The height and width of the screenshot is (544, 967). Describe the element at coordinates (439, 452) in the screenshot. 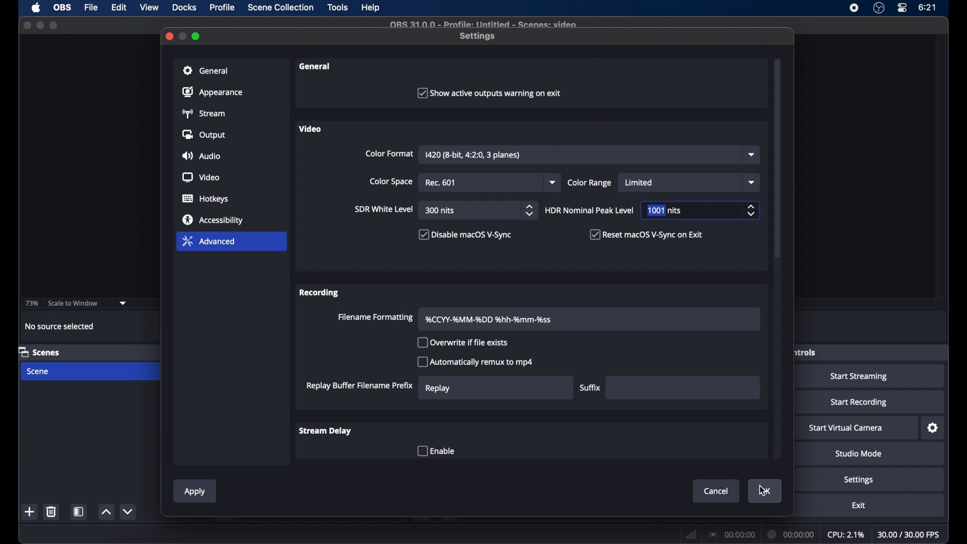

I see `[JEnable` at that location.